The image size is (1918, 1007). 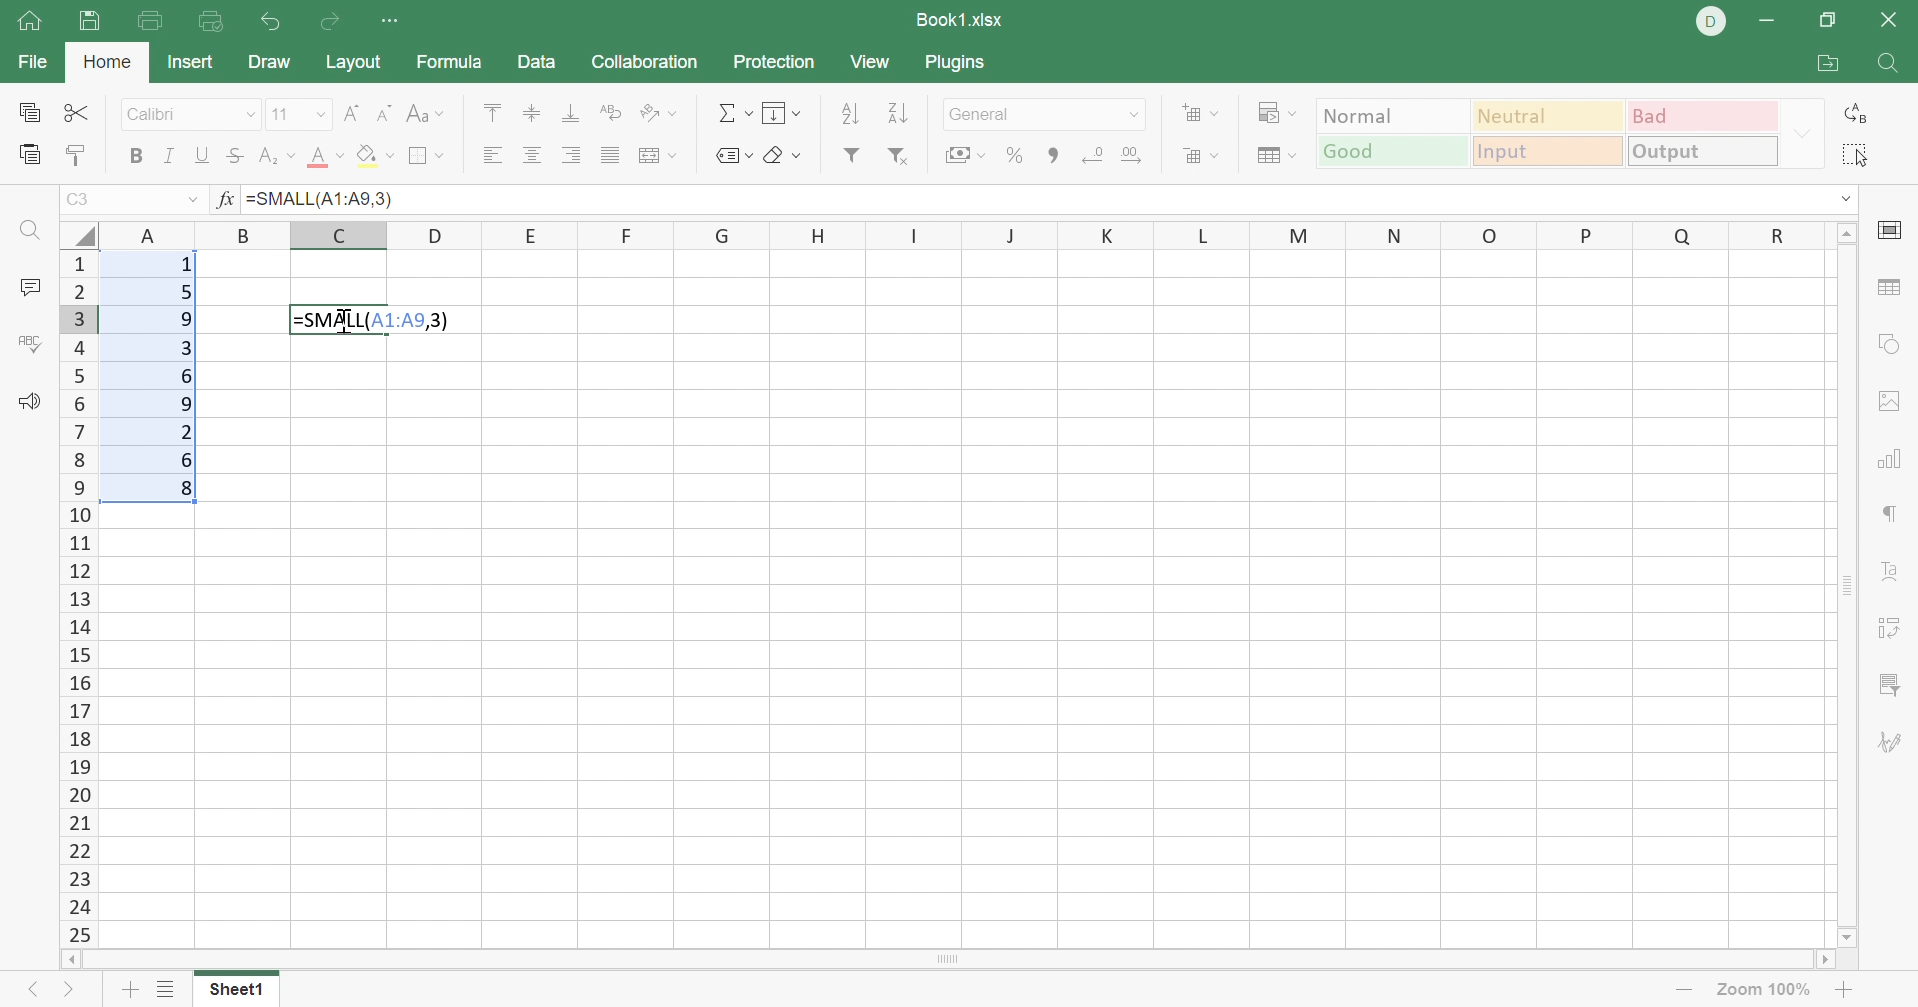 I want to click on Scroll bar, so click(x=948, y=959).